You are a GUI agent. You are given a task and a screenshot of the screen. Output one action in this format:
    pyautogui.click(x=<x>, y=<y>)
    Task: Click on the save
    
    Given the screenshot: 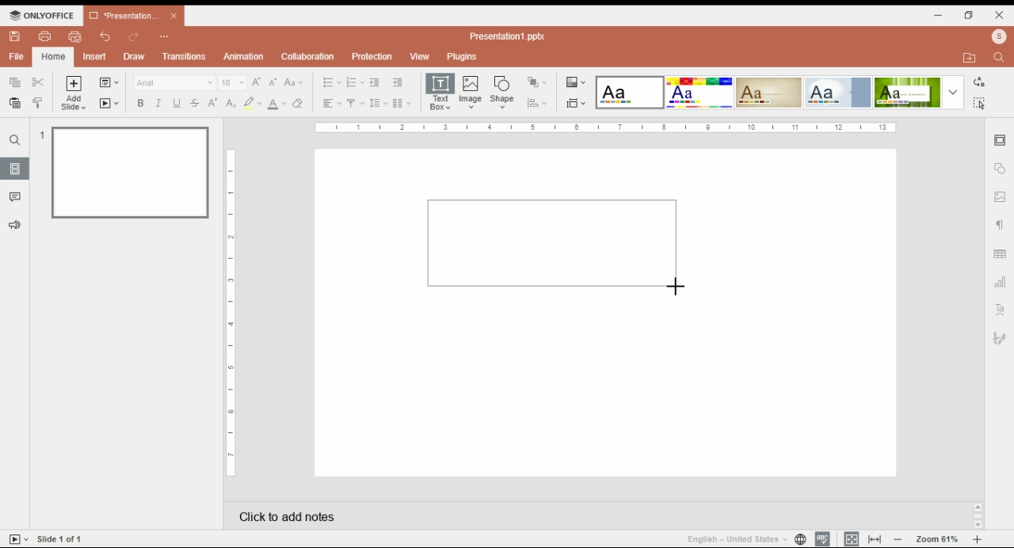 What is the action you would take?
    pyautogui.click(x=16, y=36)
    